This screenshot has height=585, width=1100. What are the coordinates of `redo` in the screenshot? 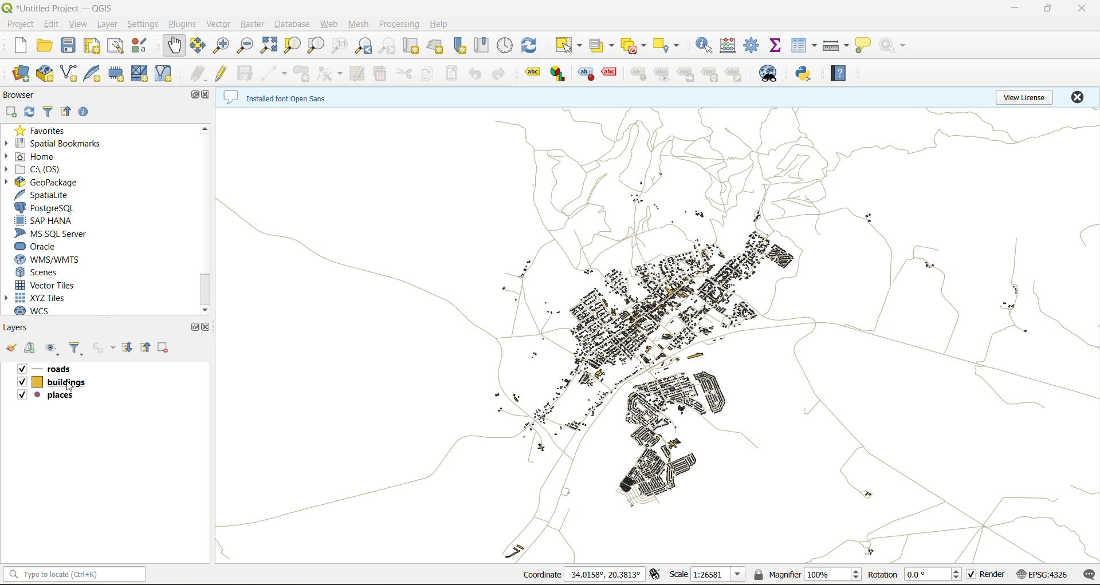 It's located at (502, 72).